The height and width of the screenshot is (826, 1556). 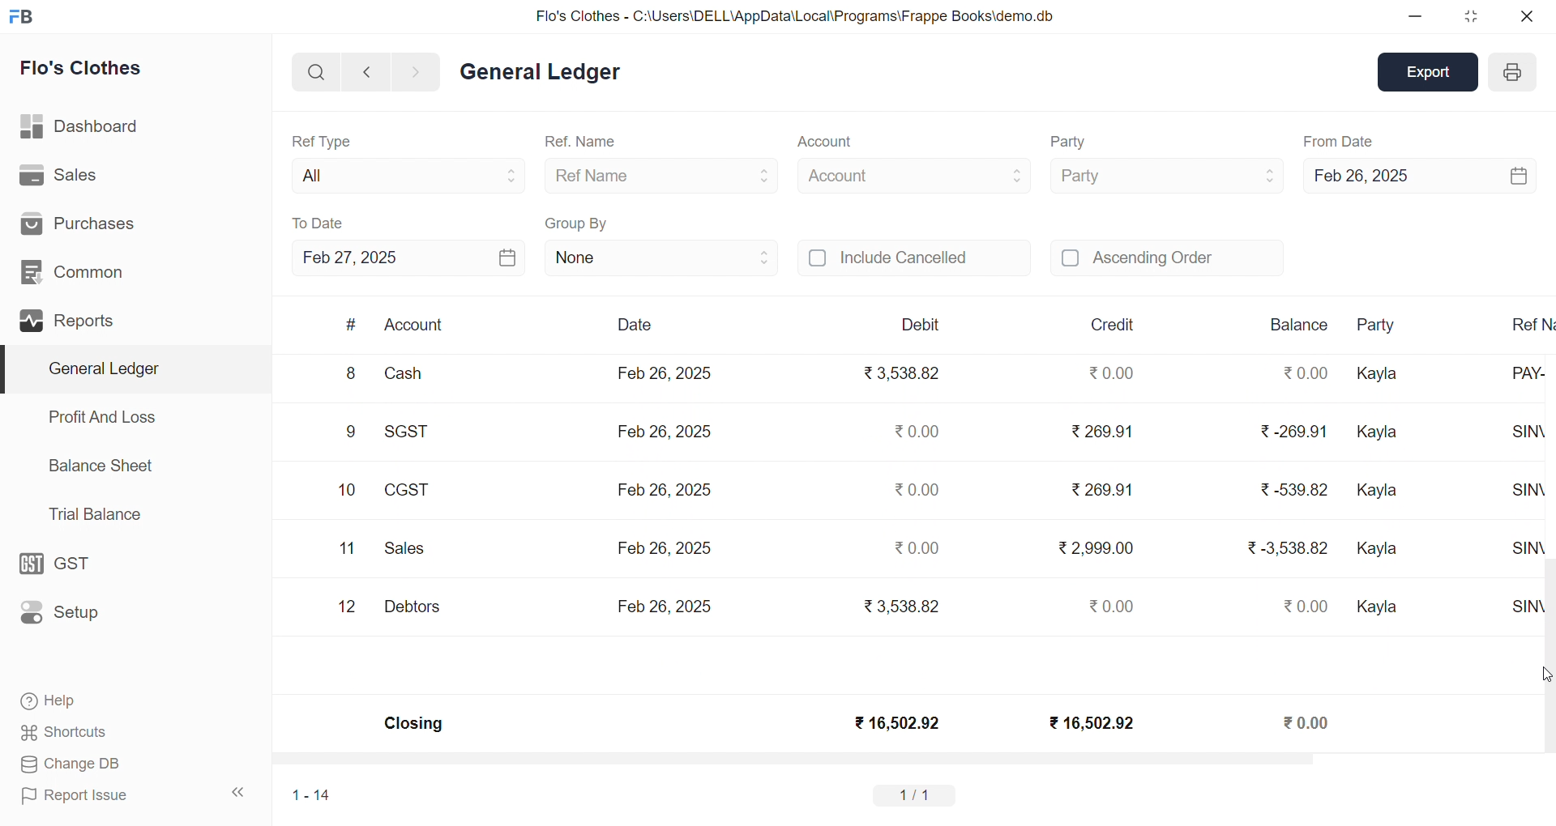 I want to click on Common, so click(x=73, y=270).